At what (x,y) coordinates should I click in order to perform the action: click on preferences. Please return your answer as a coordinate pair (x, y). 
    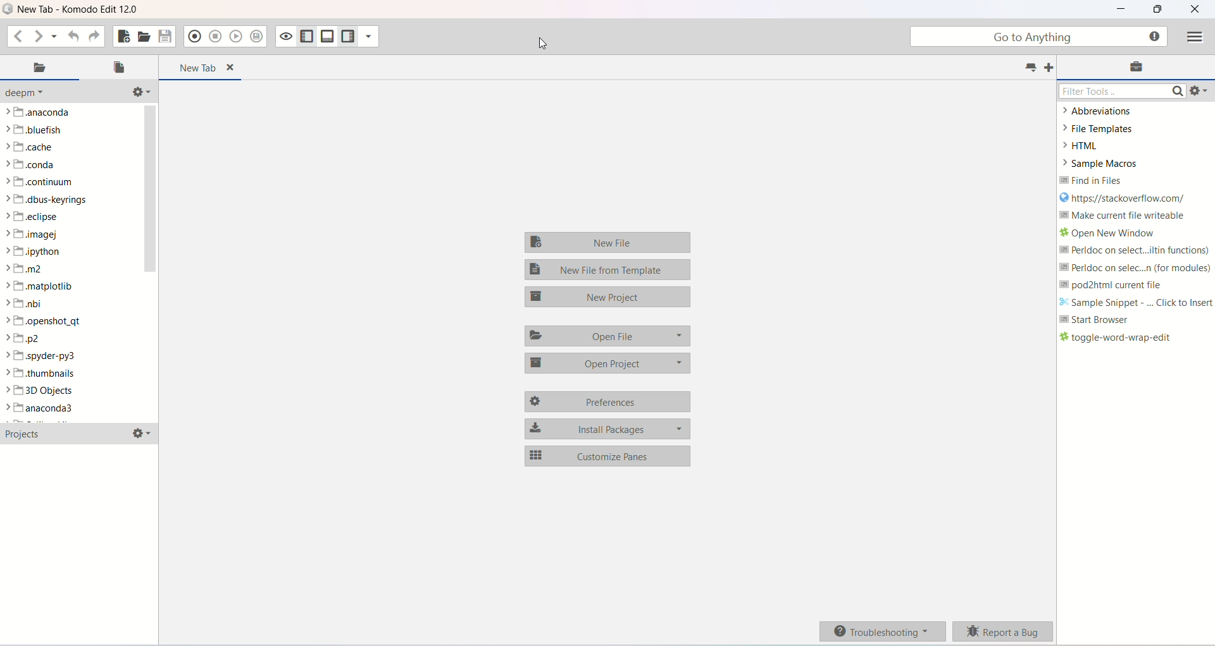
    Looking at the image, I should click on (611, 402).